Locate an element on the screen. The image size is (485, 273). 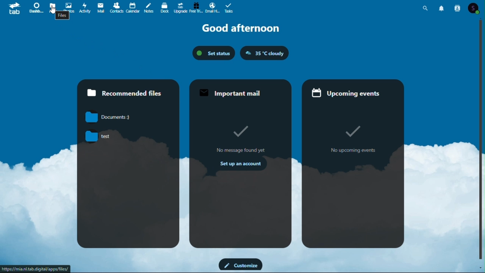
customize is located at coordinates (239, 265).